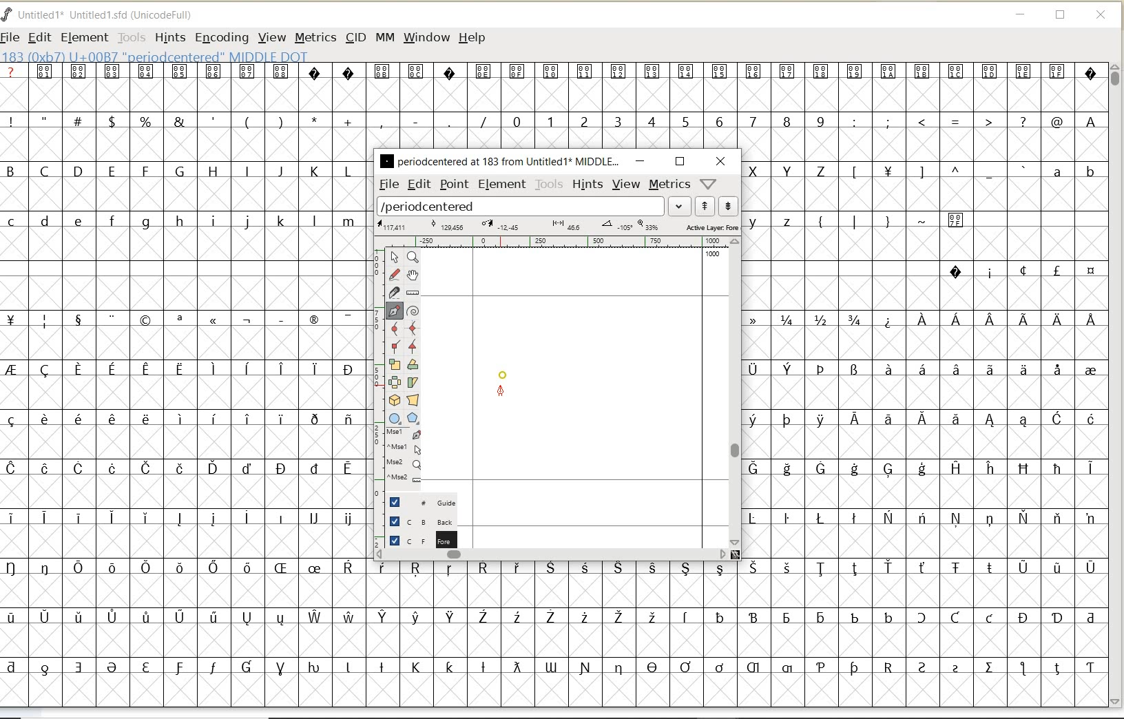  I want to click on CID, so click(355, 39).